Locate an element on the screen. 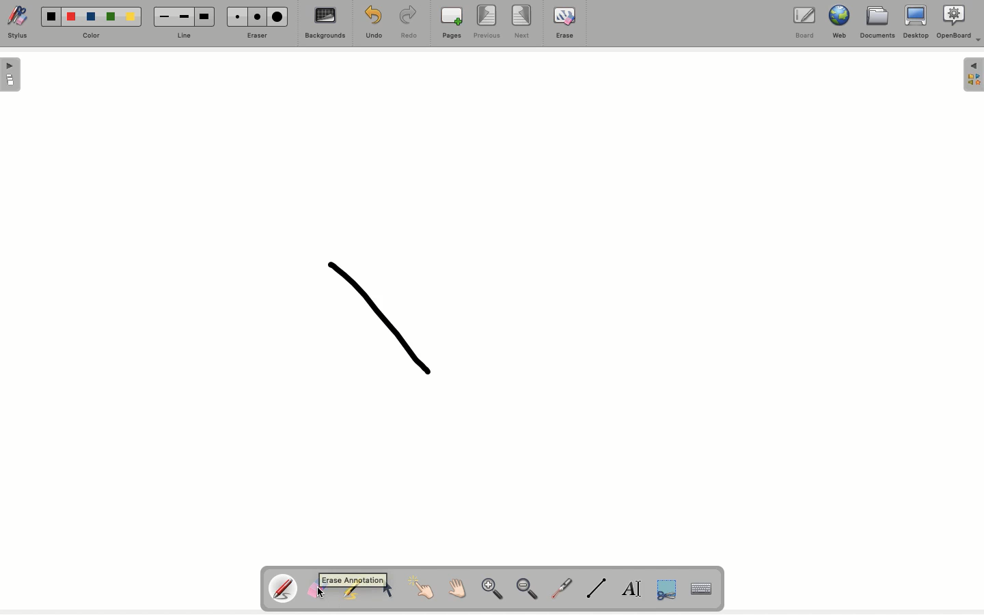 The image size is (984, 615). Small is located at coordinates (165, 16).